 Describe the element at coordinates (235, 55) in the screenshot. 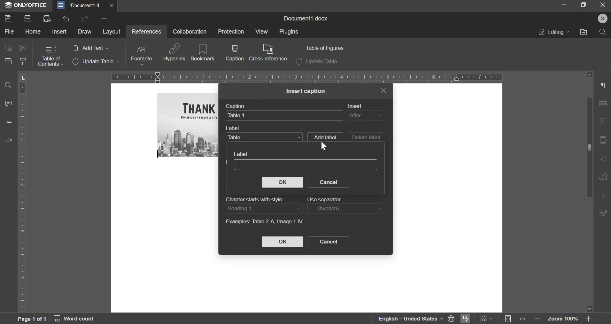

I see `caption` at that location.